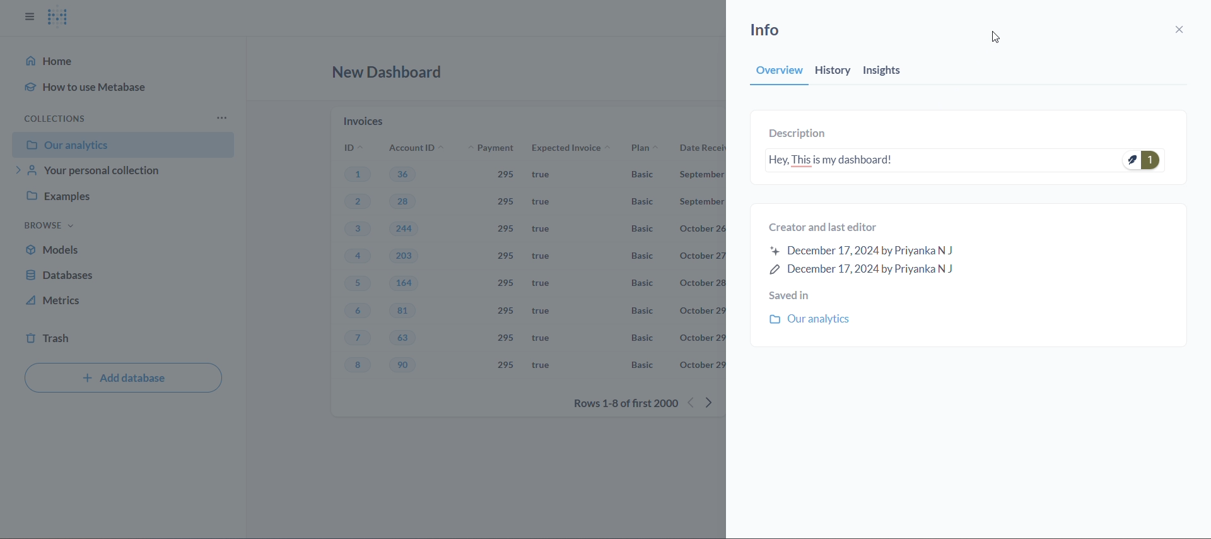  What do you see at coordinates (57, 18) in the screenshot?
I see `logo` at bounding box center [57, 18].